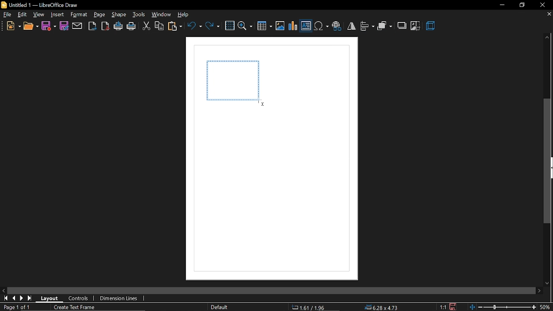 Image resolution: width=553 pixels, height=311 pixels. Describe the element at coordinates (64, 26) in the screenshot. I see `save as` at that location.